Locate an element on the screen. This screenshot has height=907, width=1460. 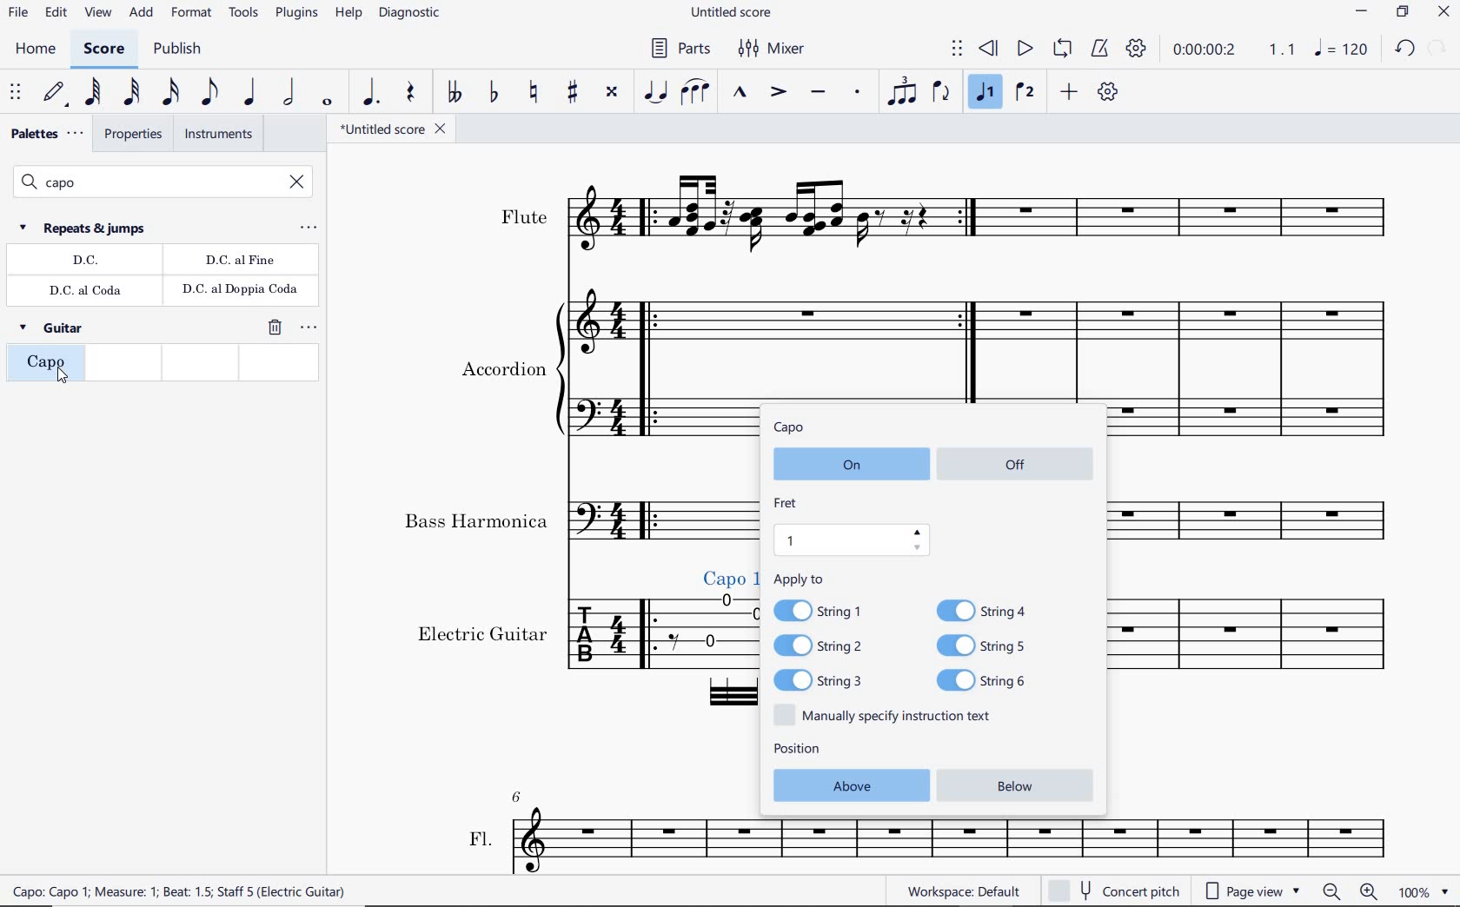
default (step time) is located at coordinates (54, 94).